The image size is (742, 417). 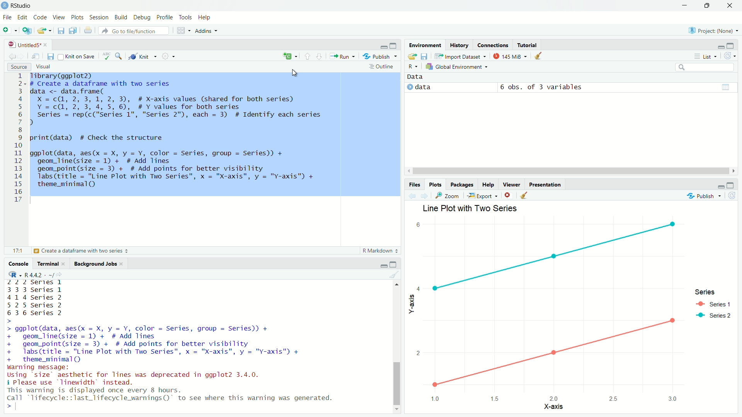 I want to click on minimize, so click(x=720, y=186).